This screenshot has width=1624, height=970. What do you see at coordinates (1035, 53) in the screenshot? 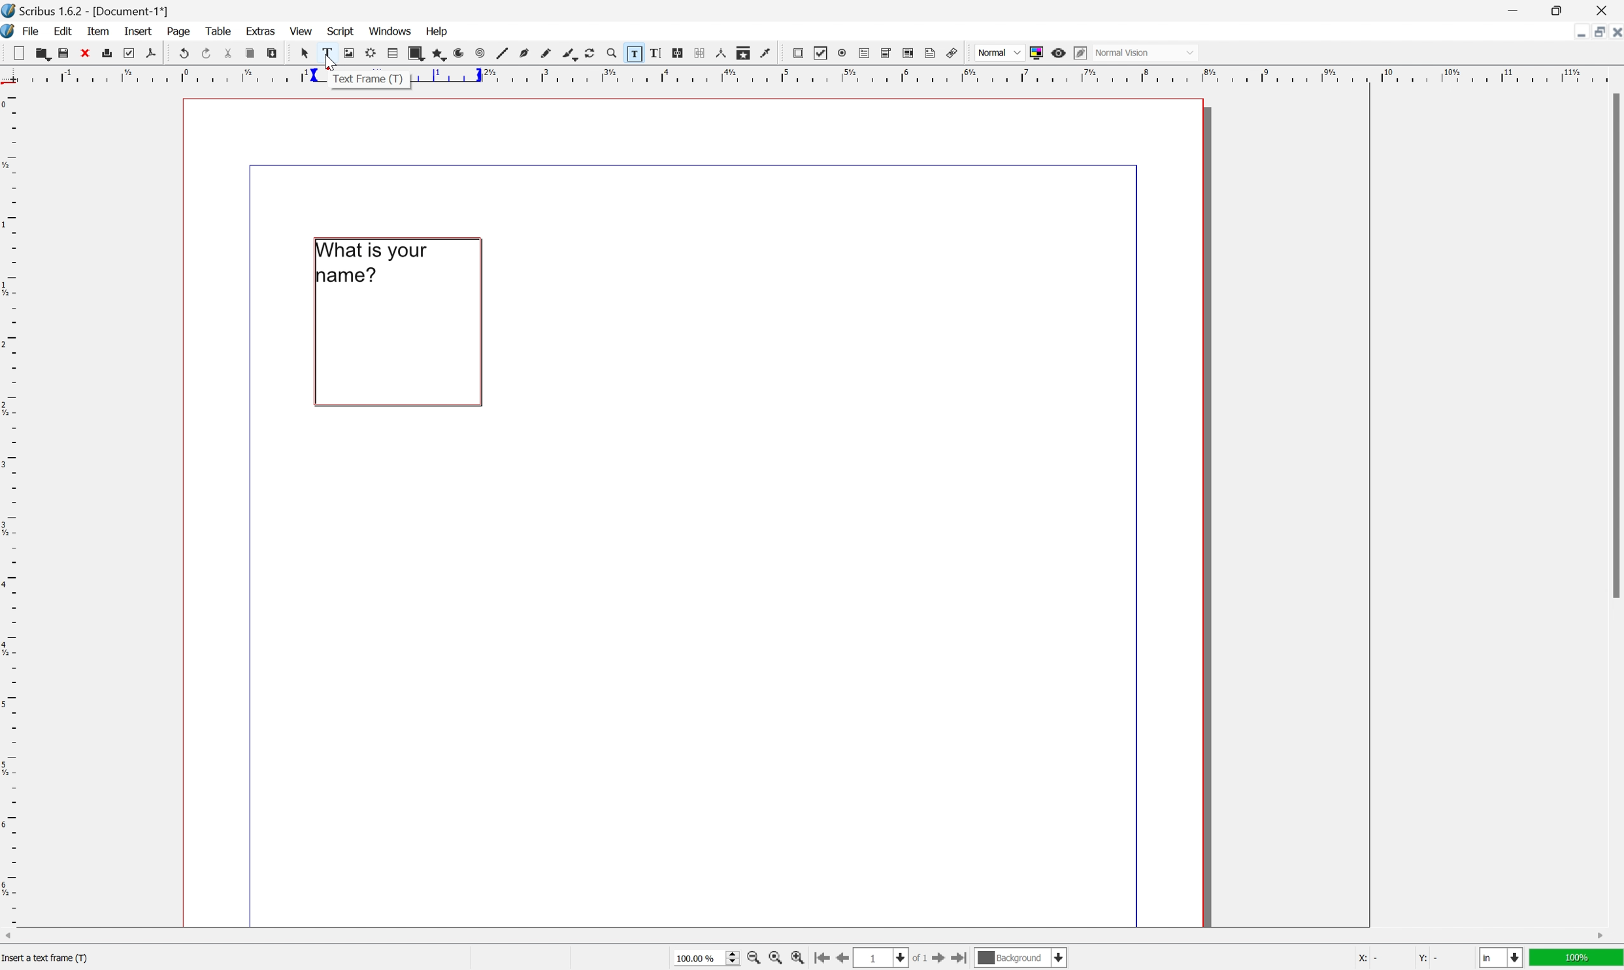
I see `toggle color management system` at bounding box center [1035, 53].